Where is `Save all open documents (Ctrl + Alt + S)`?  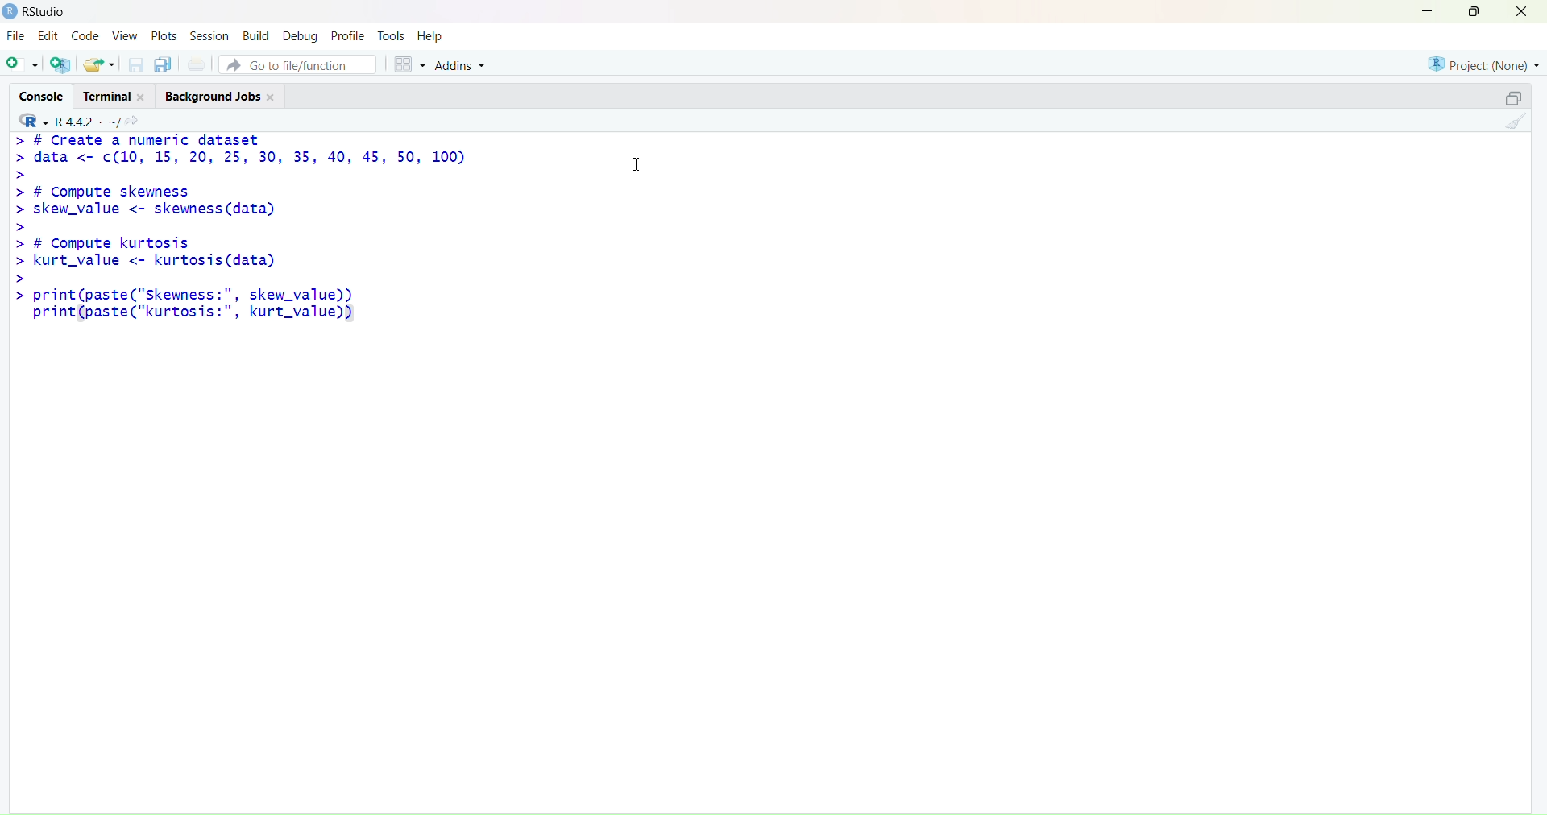 Save all open documents (Ctrl + Alt + S) is located at coordinates (164, 65).